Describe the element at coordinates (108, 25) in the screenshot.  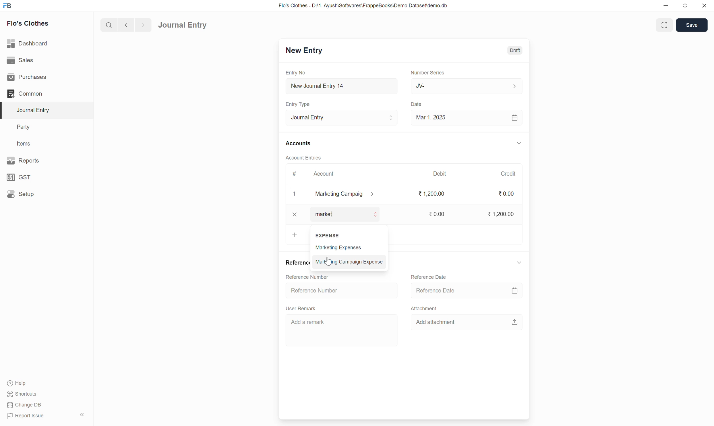
I see `search` at that location.